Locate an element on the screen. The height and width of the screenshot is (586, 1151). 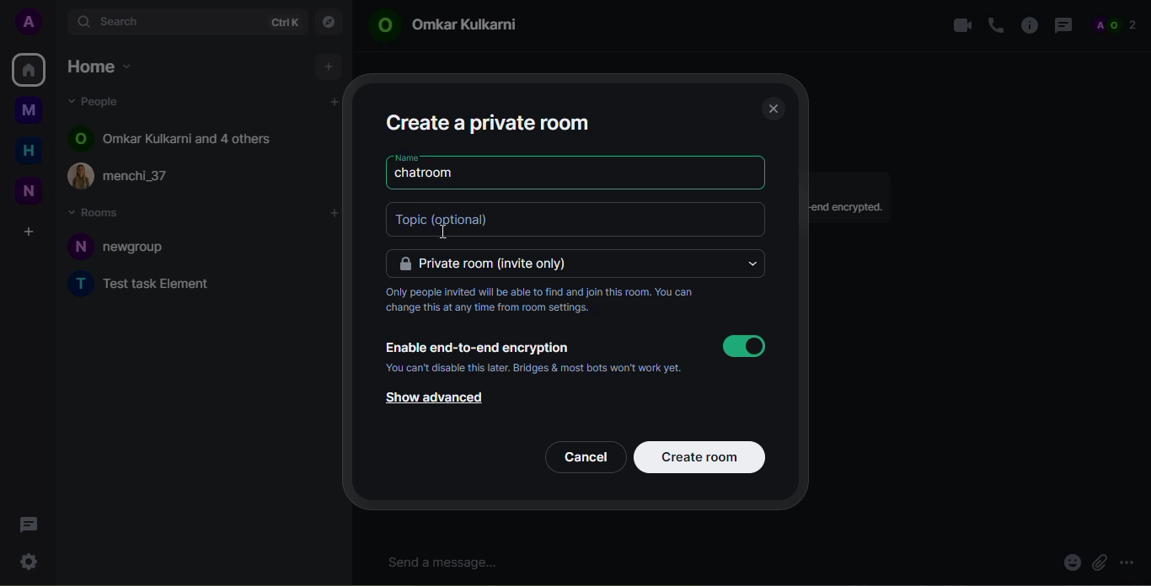
myspace is located at coordinates (29, 109).